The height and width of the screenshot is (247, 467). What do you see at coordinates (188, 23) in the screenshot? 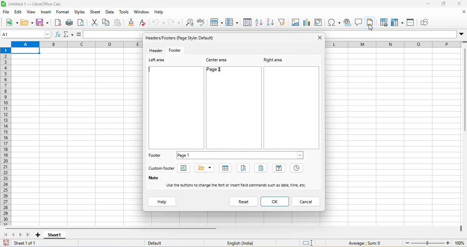
I see `find and replace` at bounding box center [188, 23].